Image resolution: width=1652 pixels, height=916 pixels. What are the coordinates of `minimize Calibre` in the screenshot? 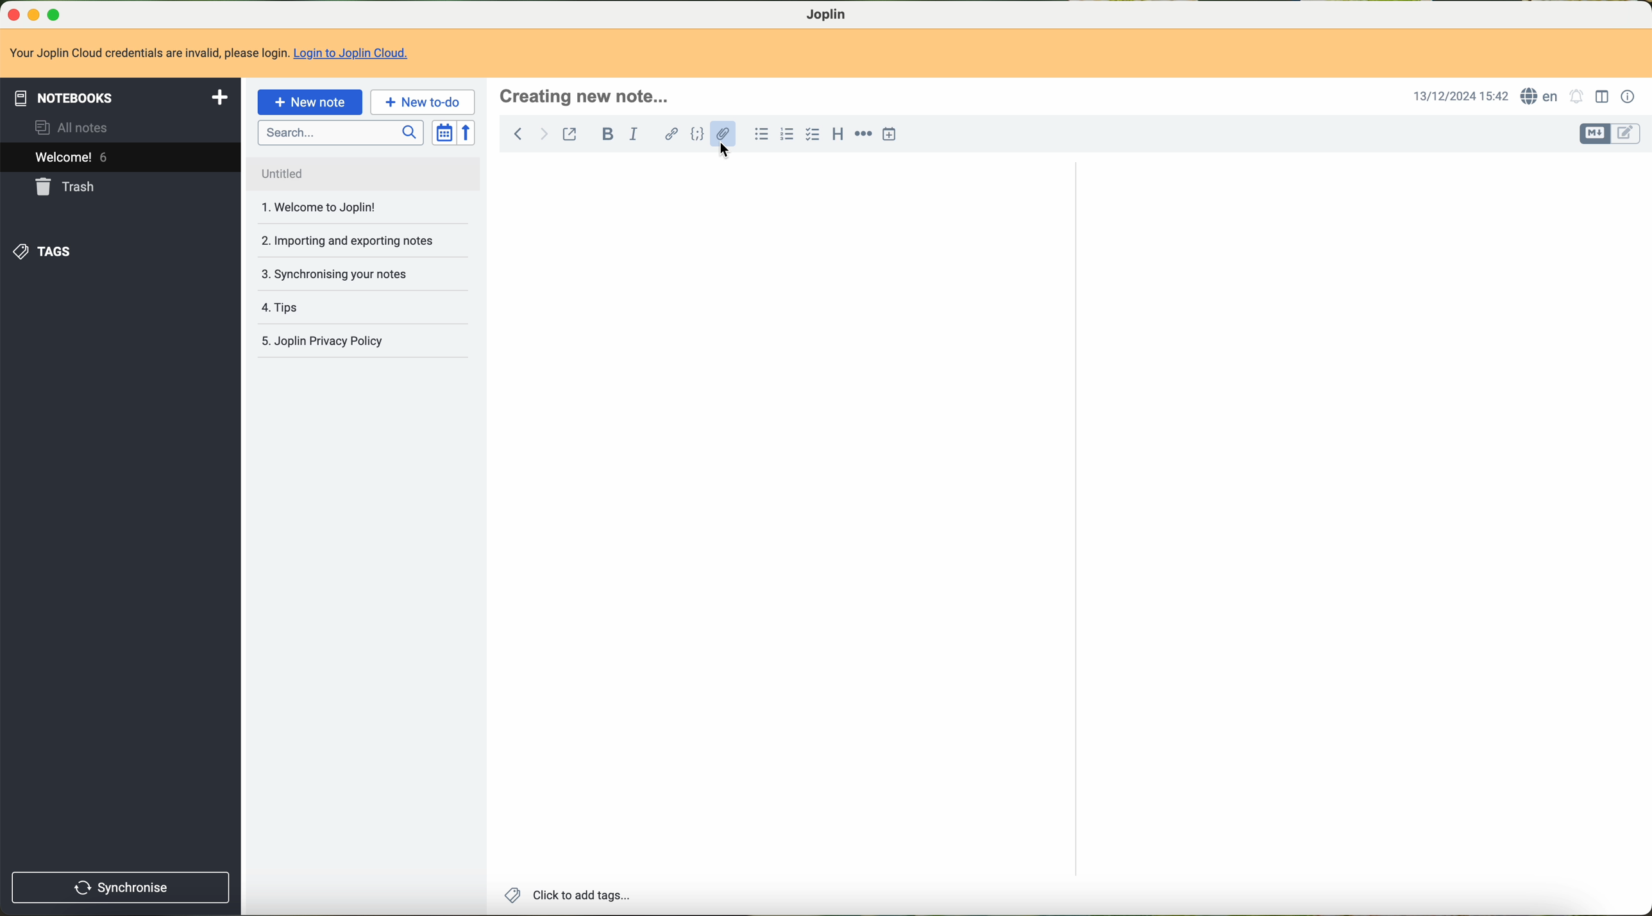 It's located at (36, 14).